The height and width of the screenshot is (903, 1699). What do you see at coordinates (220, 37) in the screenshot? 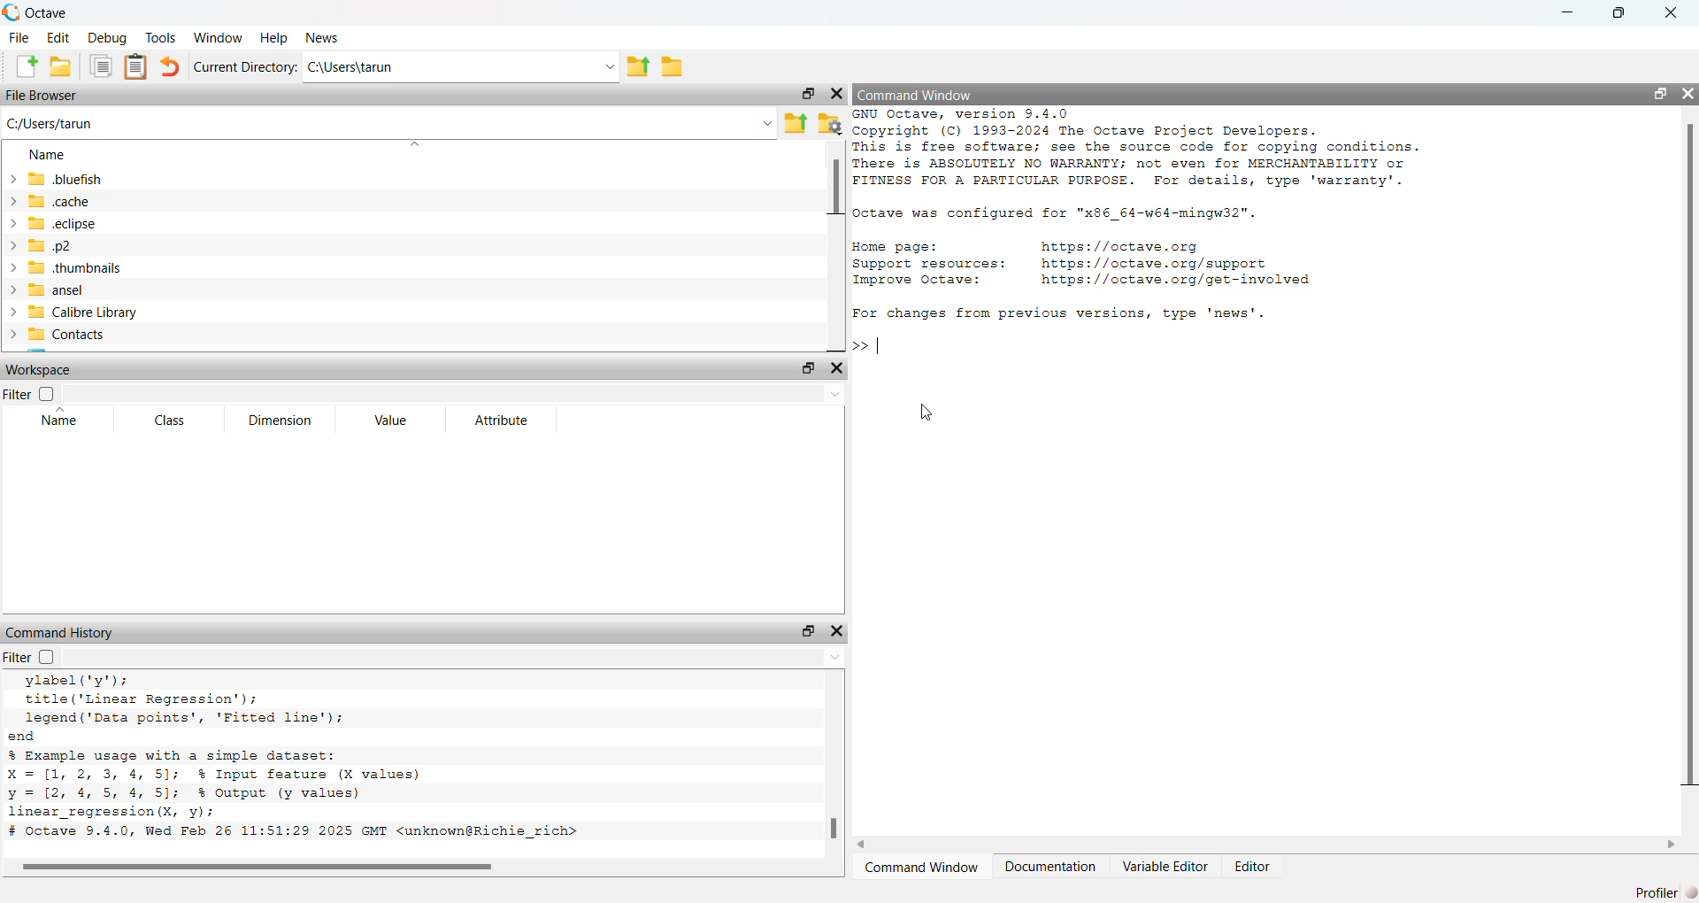
I see `window` at bounding box center [220, 37].